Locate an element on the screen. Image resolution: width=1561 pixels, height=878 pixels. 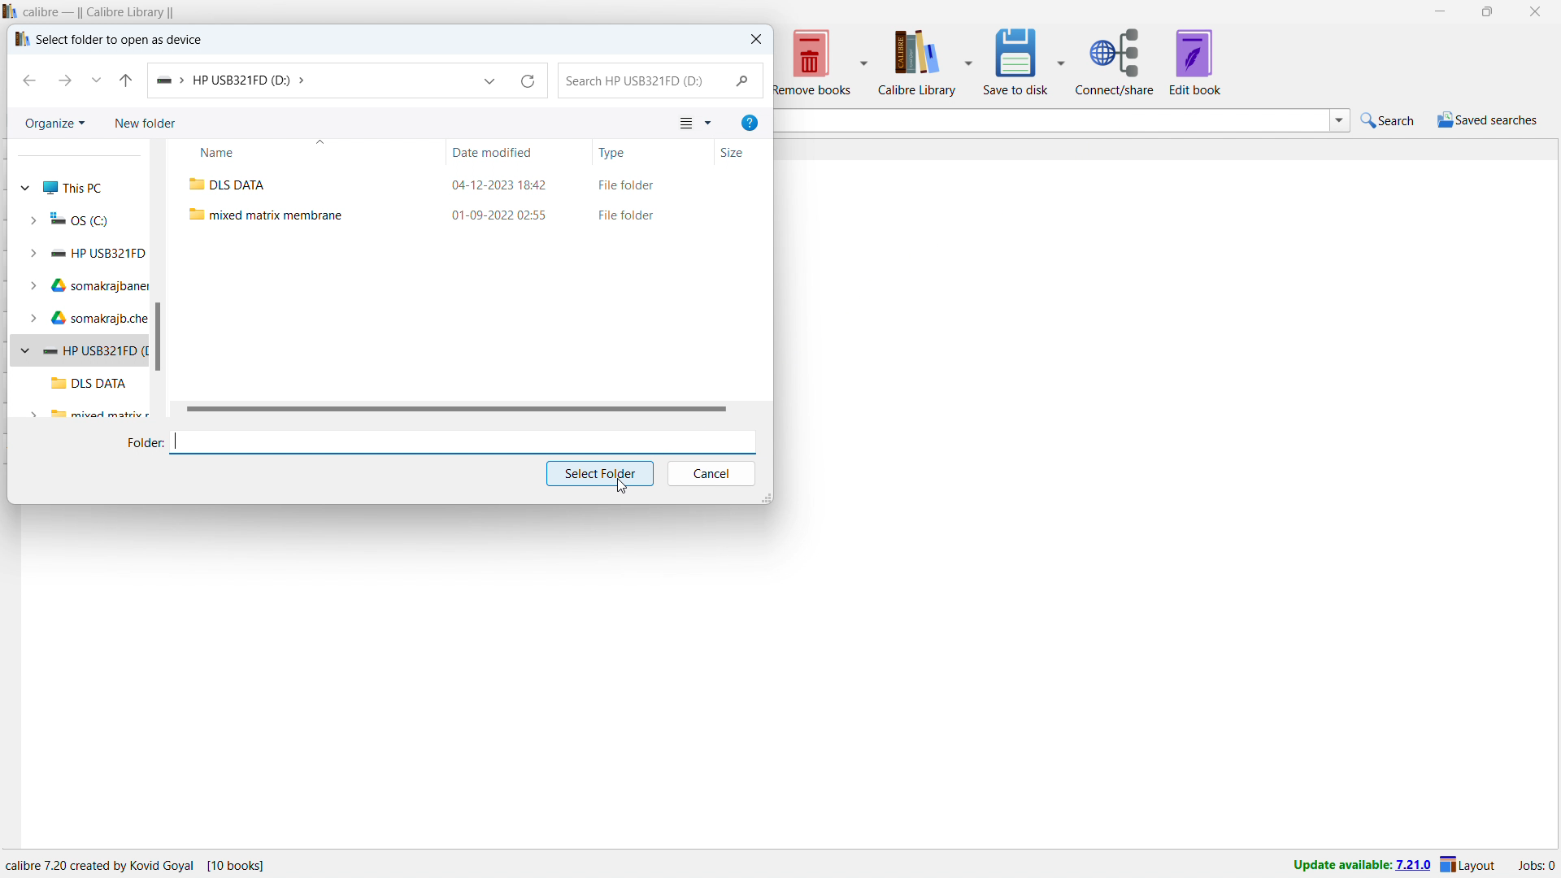
cursor is located at coordinates (617, 488).